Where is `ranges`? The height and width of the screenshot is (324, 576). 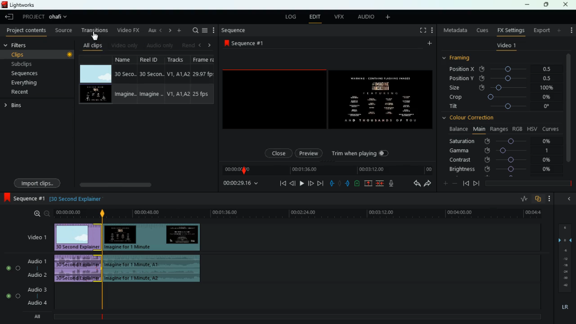 ranges is located at coordinates (499, 129).